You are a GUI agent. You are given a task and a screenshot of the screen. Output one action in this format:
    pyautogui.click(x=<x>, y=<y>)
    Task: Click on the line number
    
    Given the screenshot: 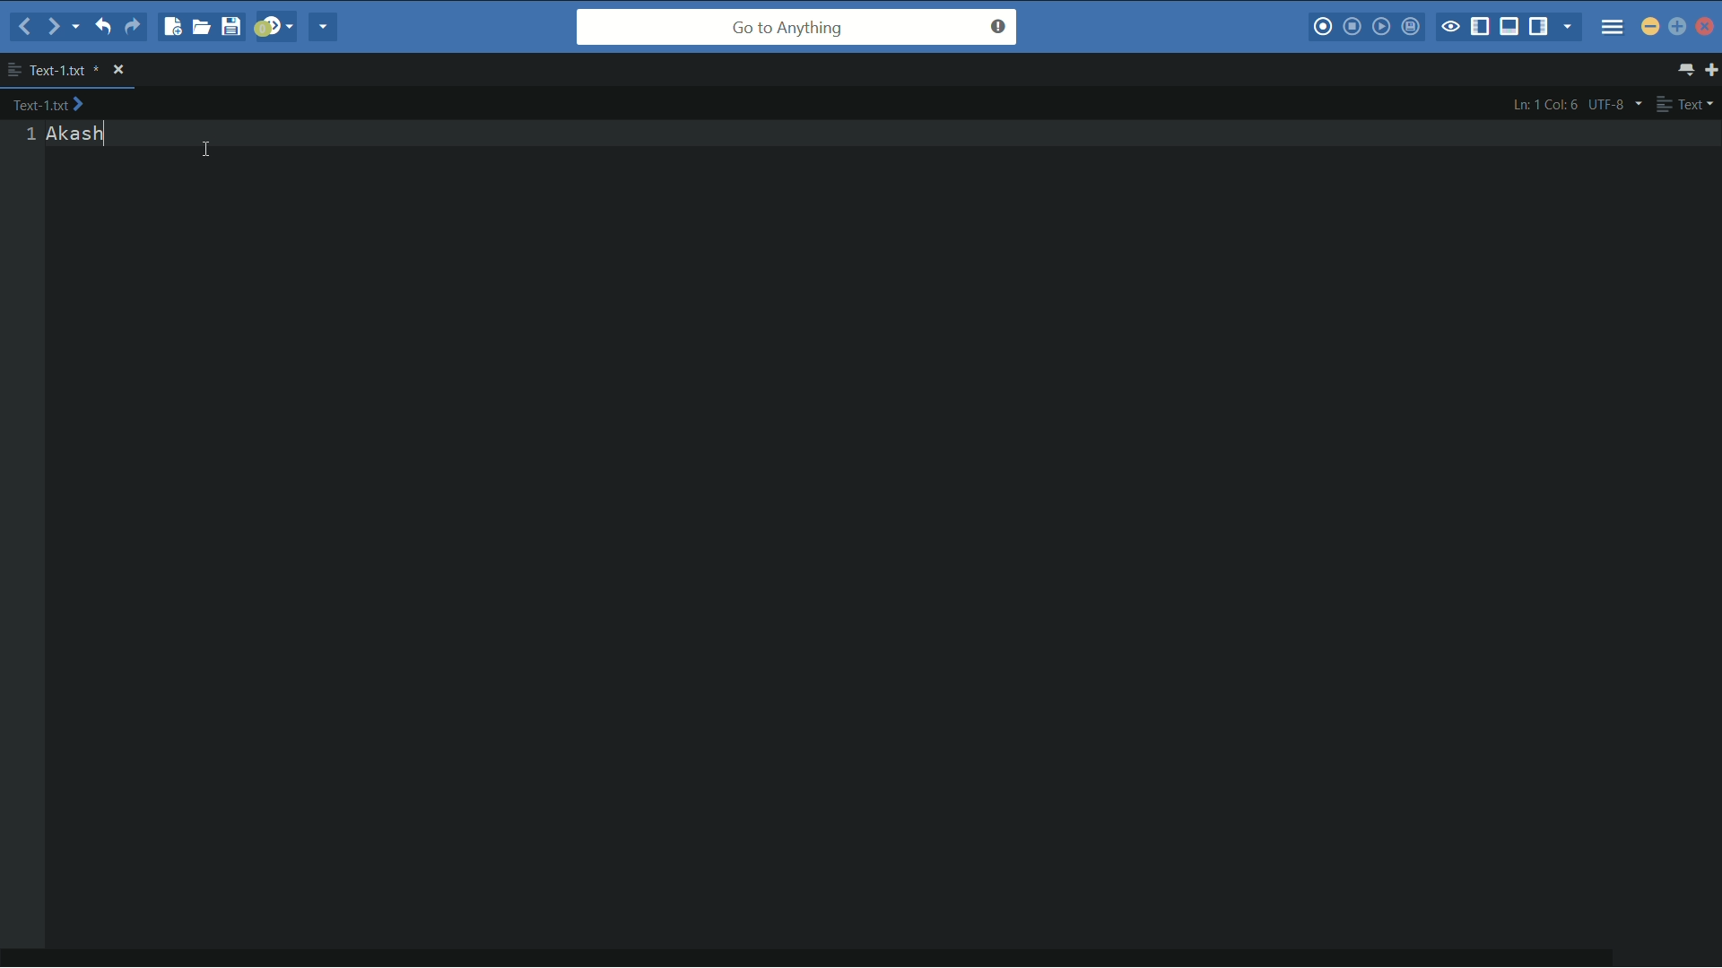 What is the action you would take?
    pyautogui.click(x=30, y=134)
    